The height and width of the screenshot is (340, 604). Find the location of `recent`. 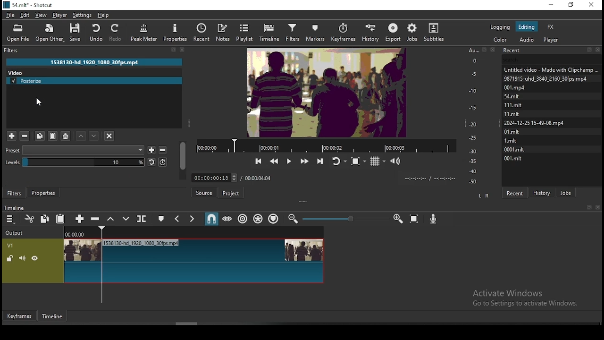

recent is located at coordinates (552, 50).